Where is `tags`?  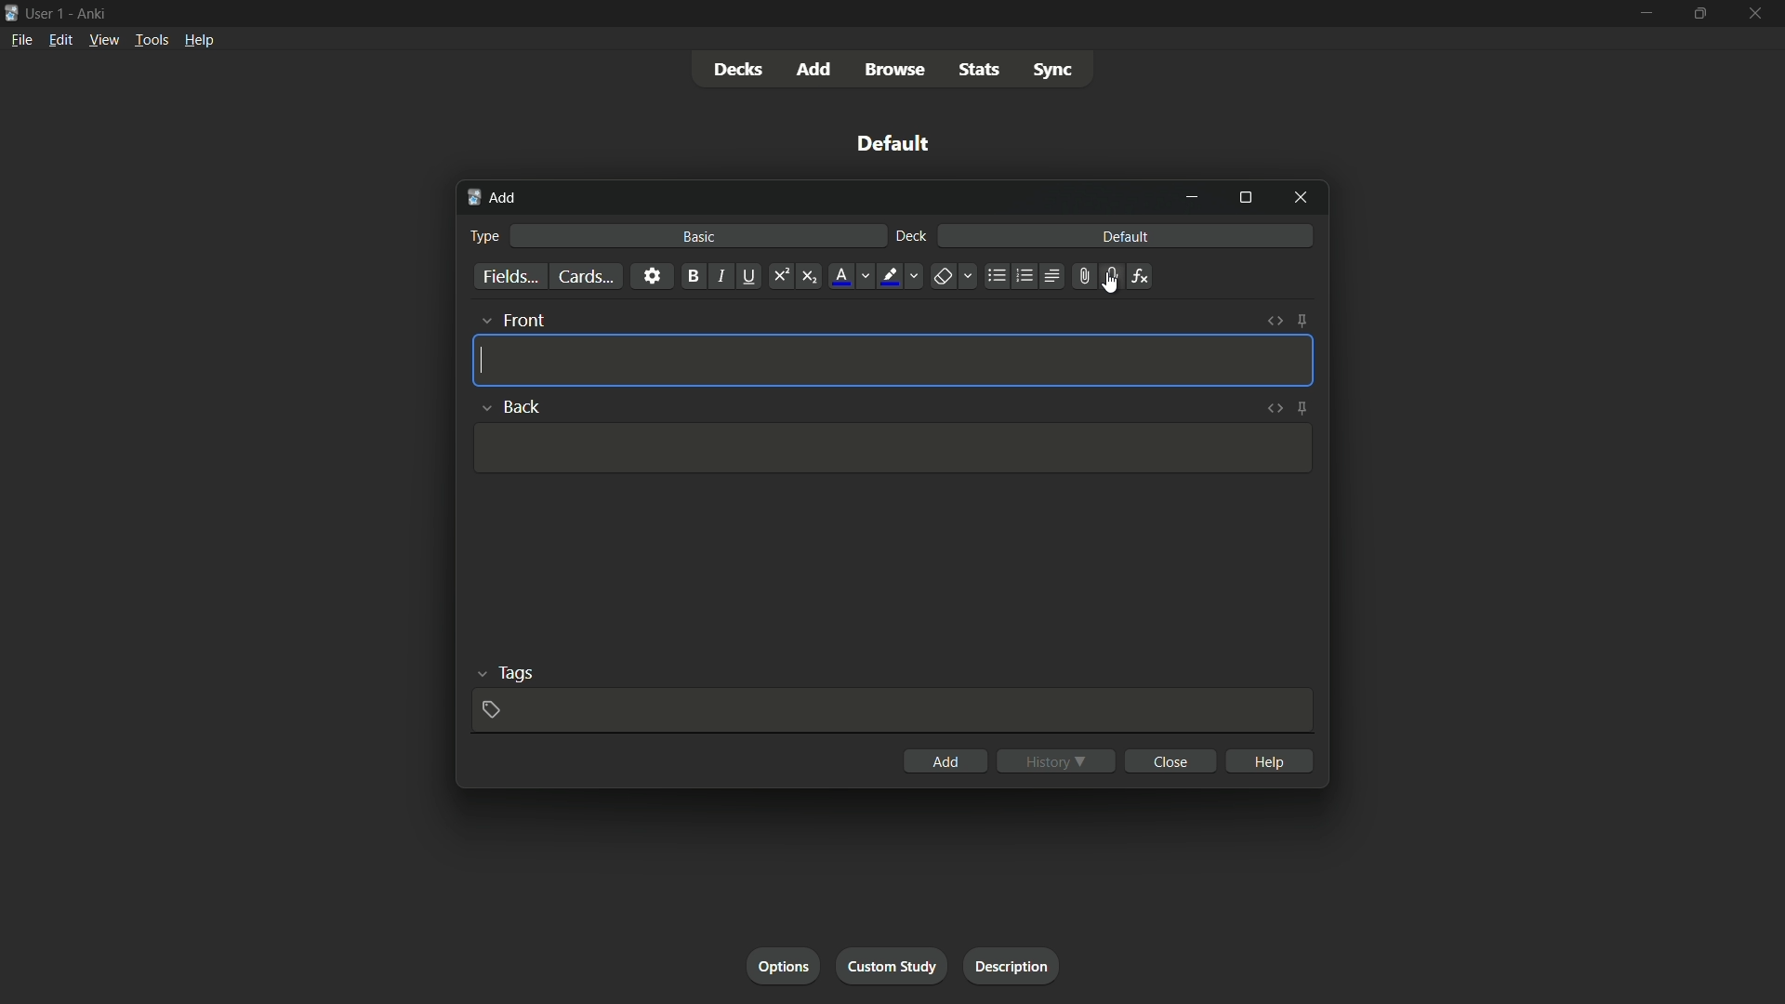 tags is located at coordinates (515, 675).